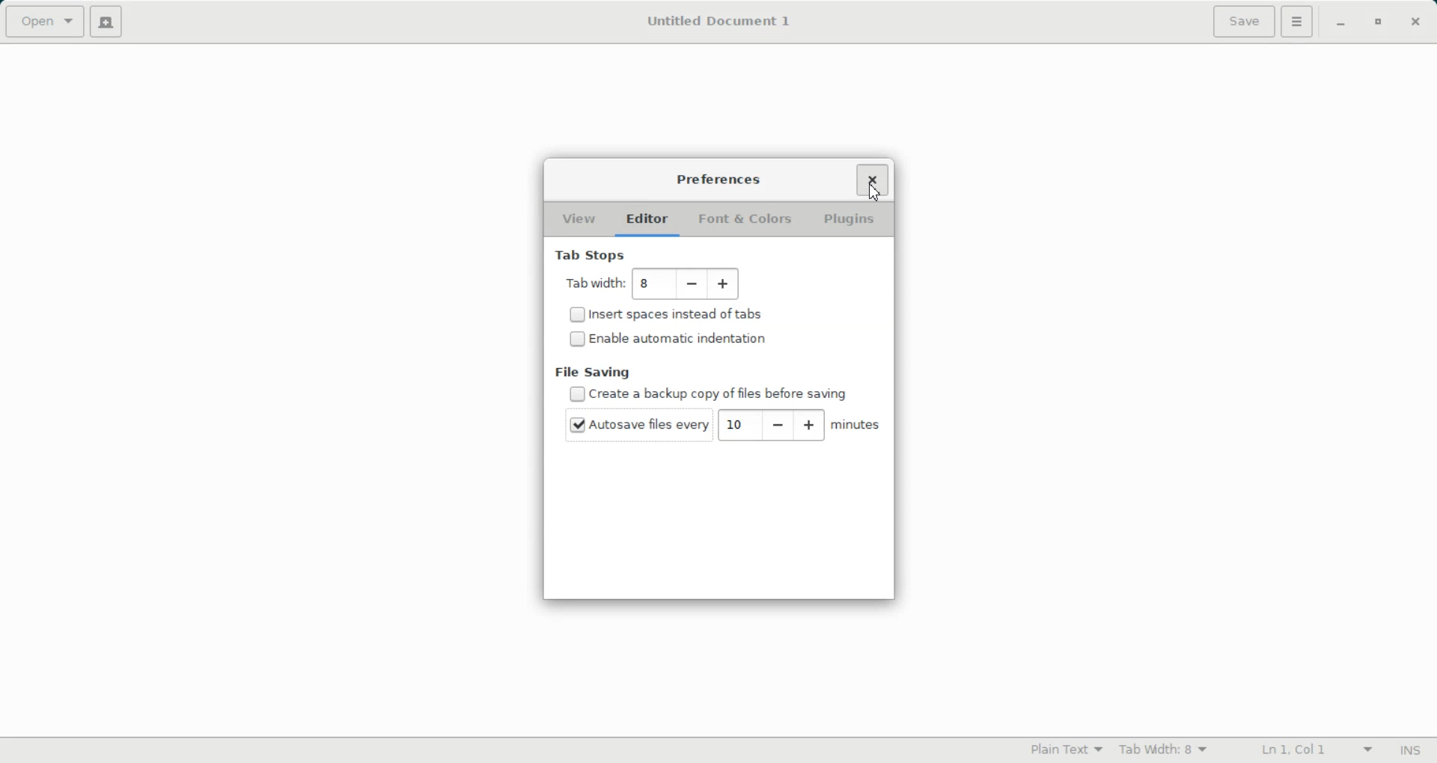 Image resolution: width=1437 pixels, height=763 pixels. Describe the element at coordinates (576, 221) in the screenshot. I see `View folder open` at that location.